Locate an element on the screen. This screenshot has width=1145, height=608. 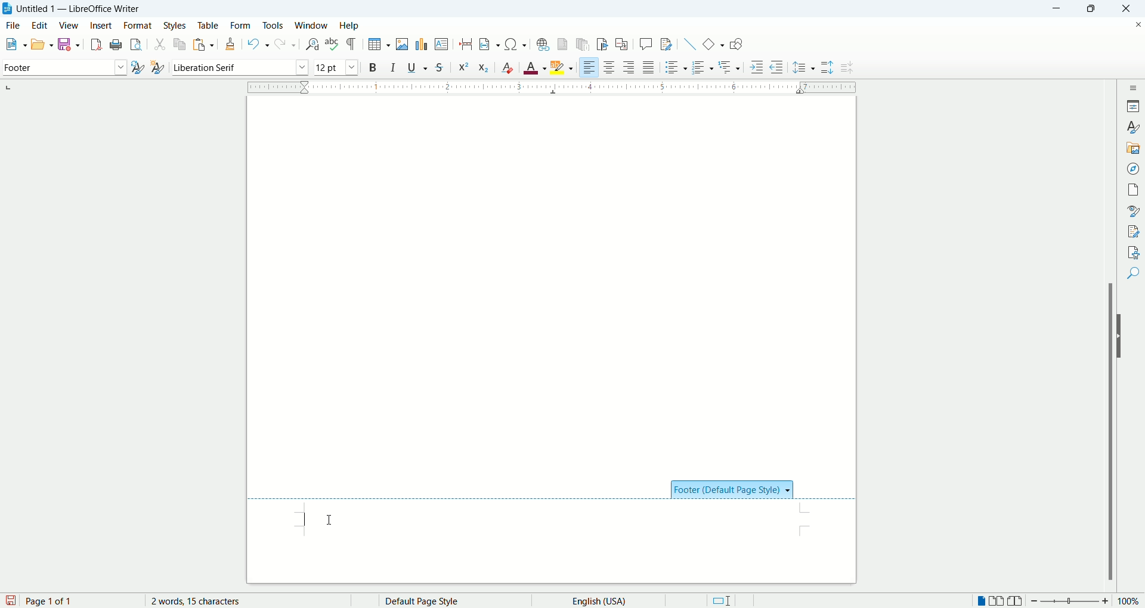
font size is located at coordinates (335, 67).